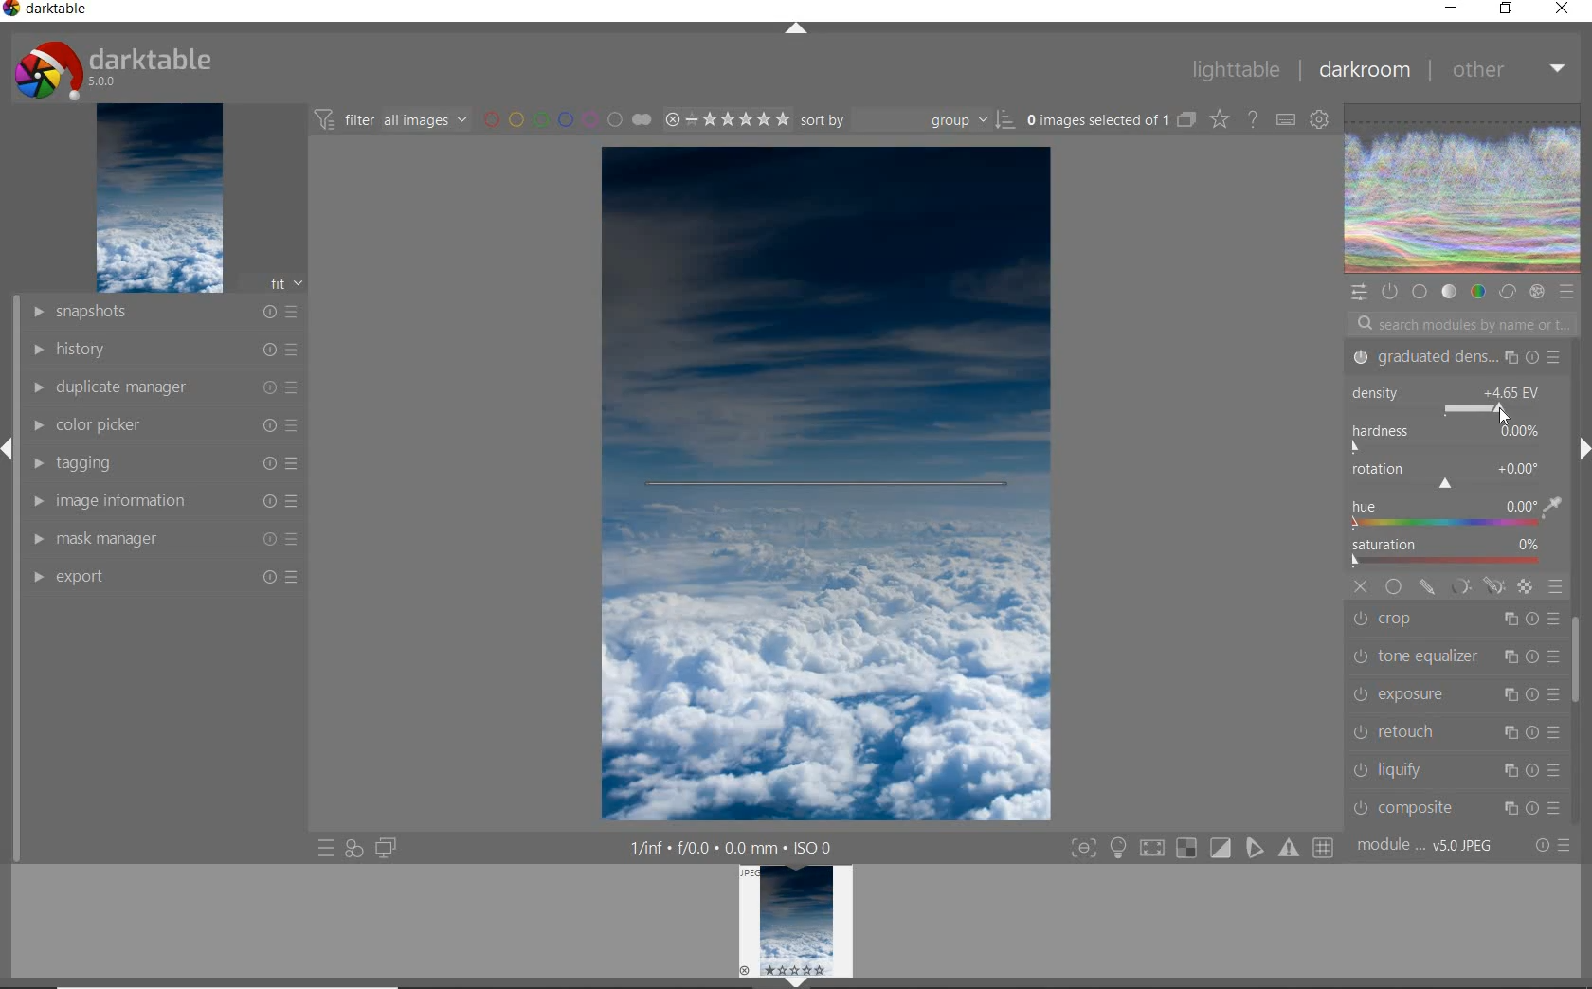  Describe the element at coordinates (796, 920) in the screenshot. I see `IMAGE PREVIEW` at that location.